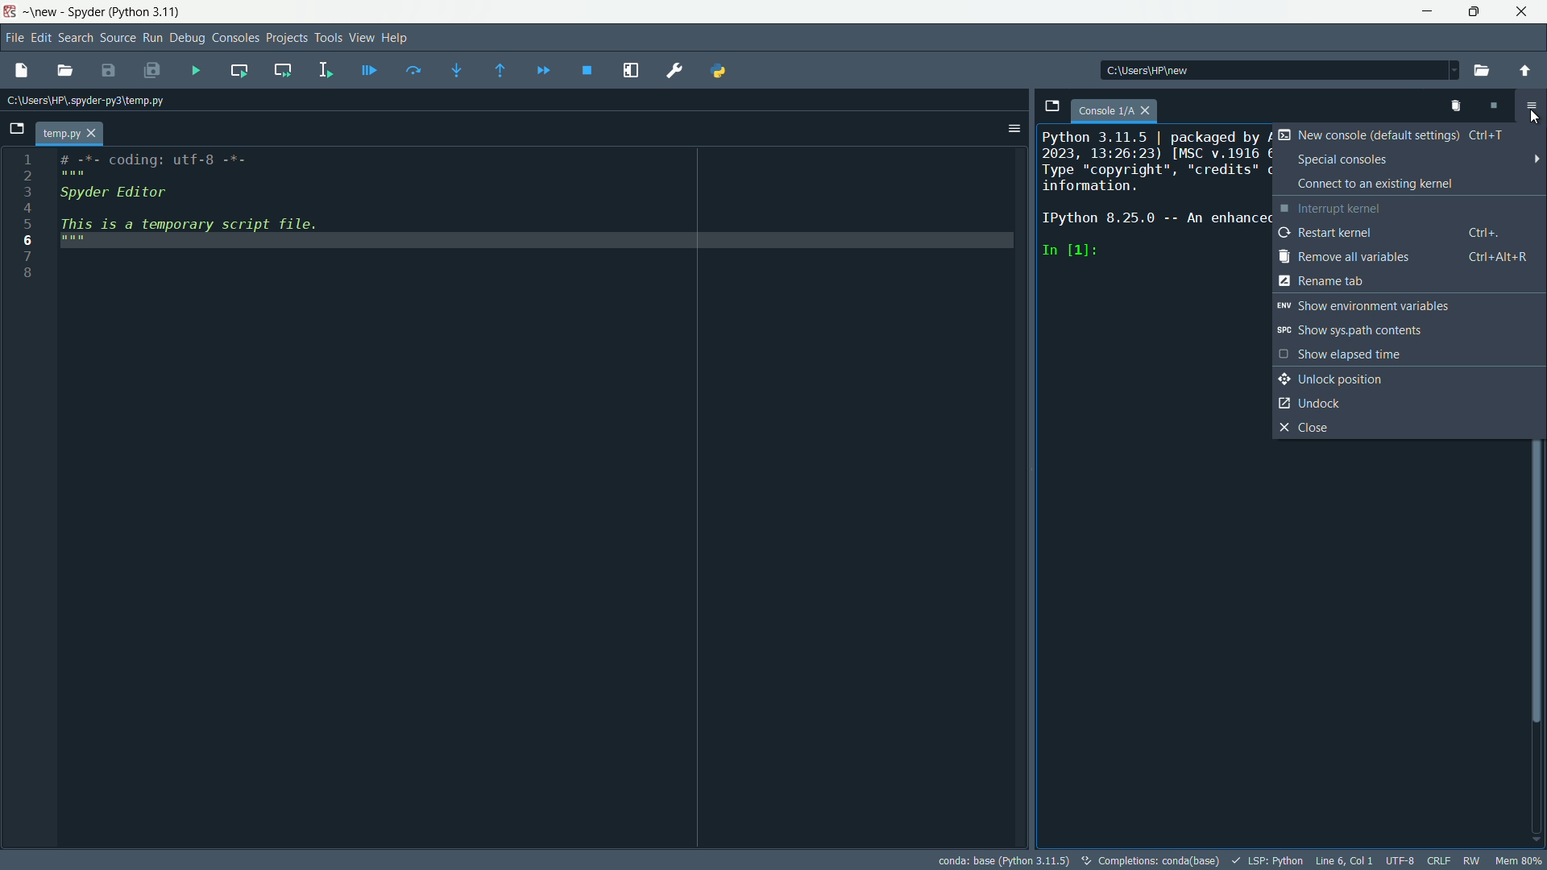 The height and width of the screenshot is (870, 1547). Describe the element at coordinates (1396, 136) in the screenshot. I see `New Console (default settings) Ctrl+T` at that location.